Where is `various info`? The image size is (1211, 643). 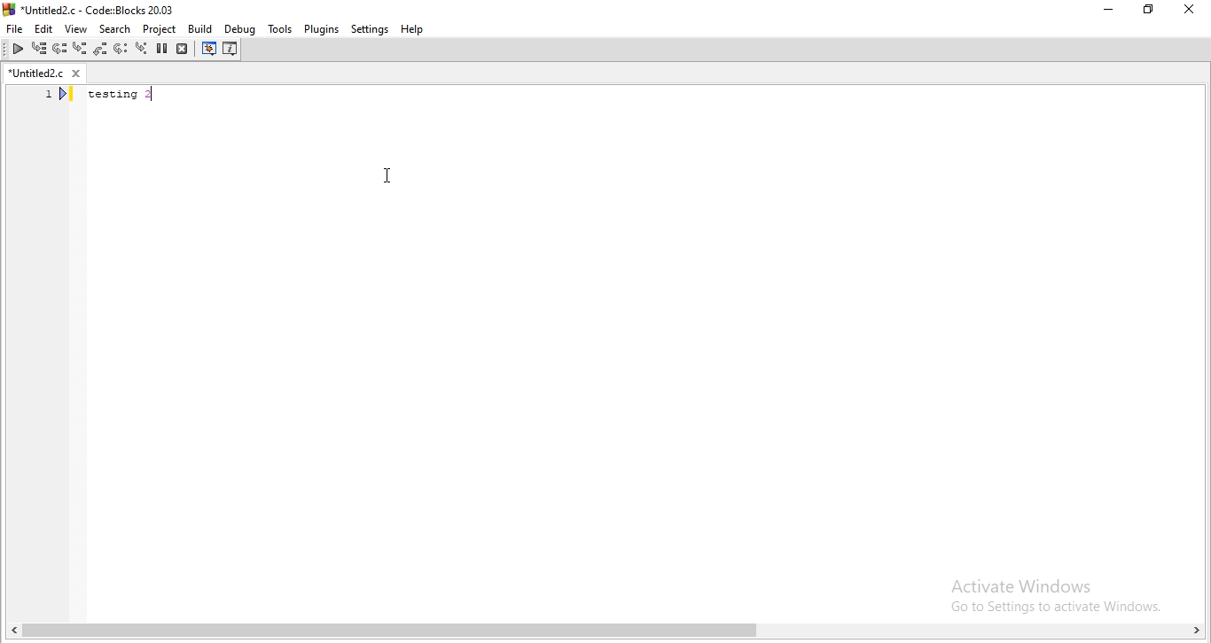 various info is located at coordinates (231, 50).